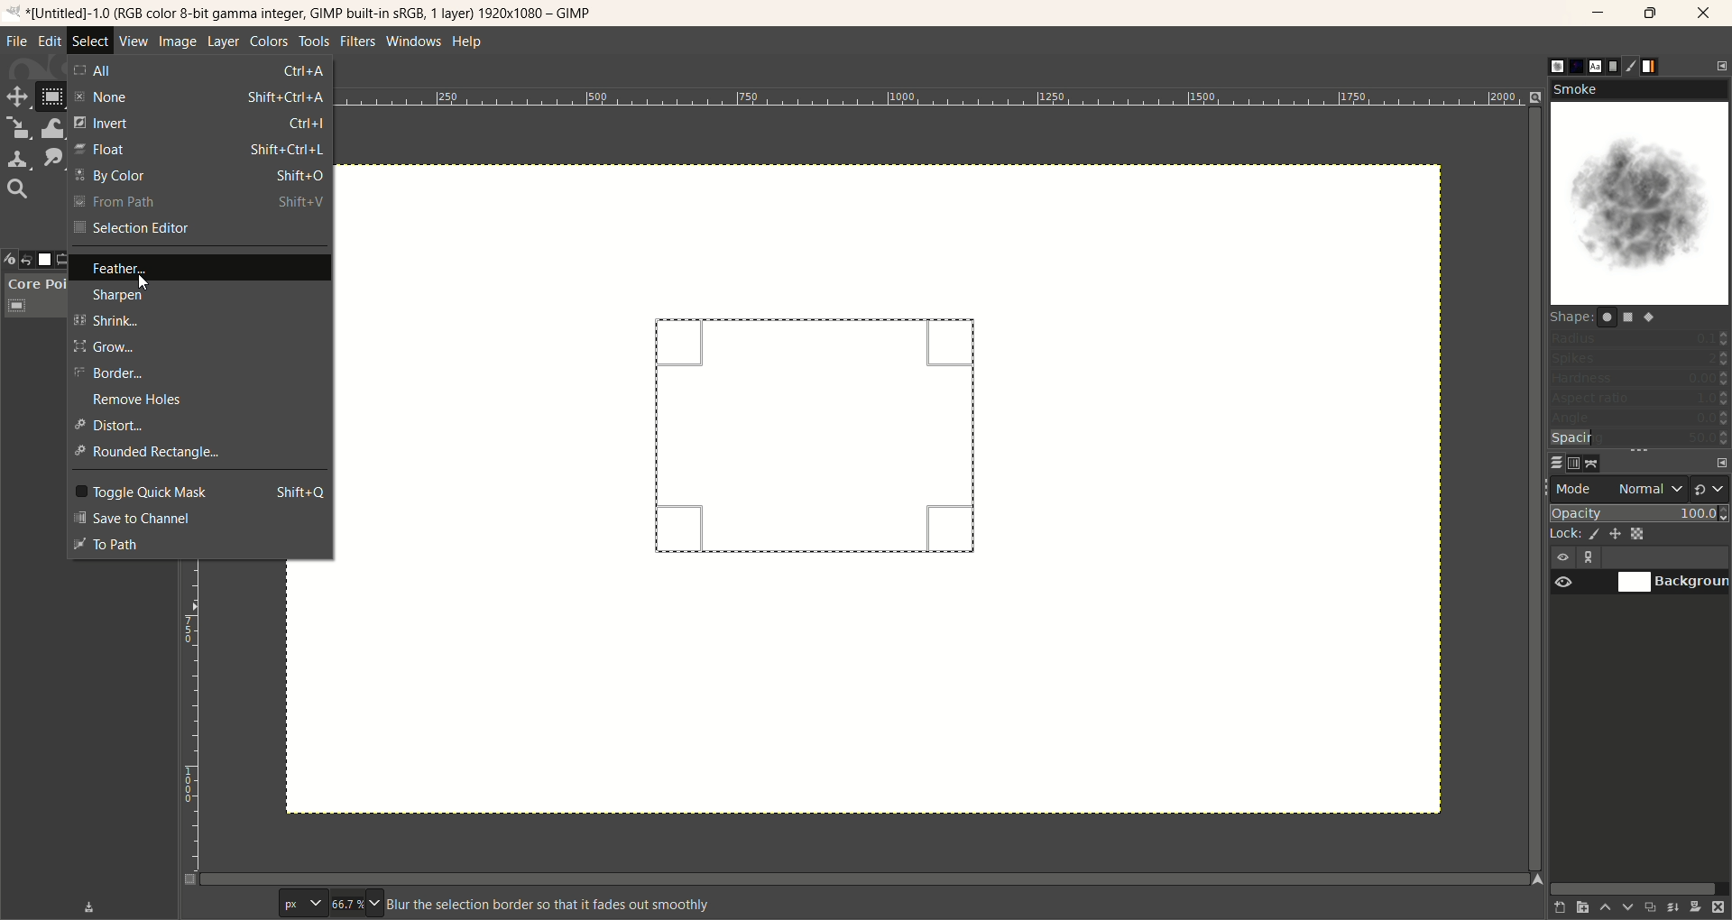 This screenshot has width=1732, height=920. What do you see at coordinates (89, 40) in the screenshot?
I see `select` at bounding box center [89, 40].